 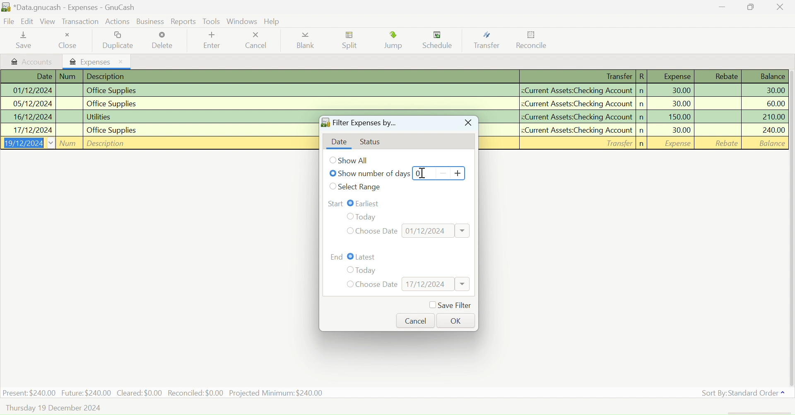 What do you see at coordinates (352, 41) in the screenshot?
I see `Split` at bounding box center [352, 41].